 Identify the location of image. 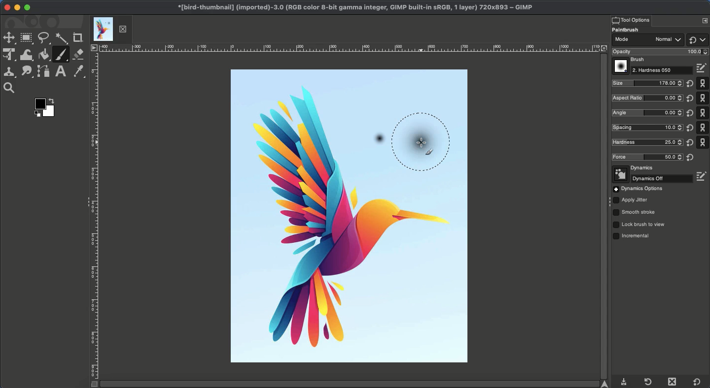
(296, 140).